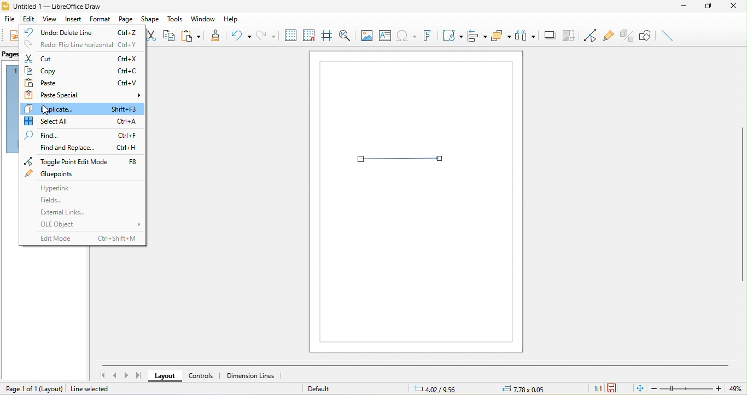  What do you see at coordinates (241, 37) in the screenshot?
I see `undo` at bounding box center [241, 37].